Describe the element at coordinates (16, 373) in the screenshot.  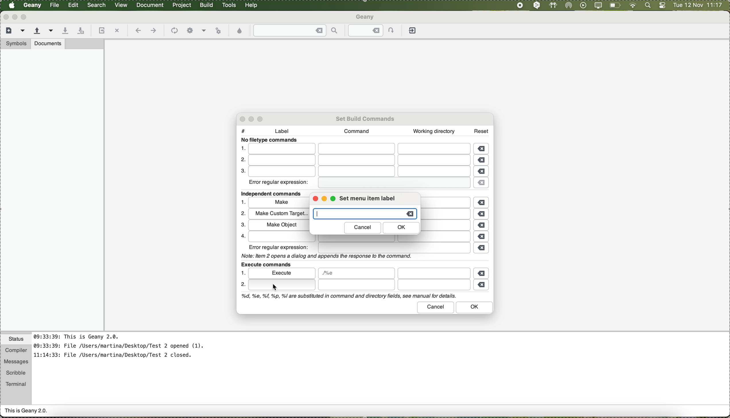
I see `scribble` at that location.